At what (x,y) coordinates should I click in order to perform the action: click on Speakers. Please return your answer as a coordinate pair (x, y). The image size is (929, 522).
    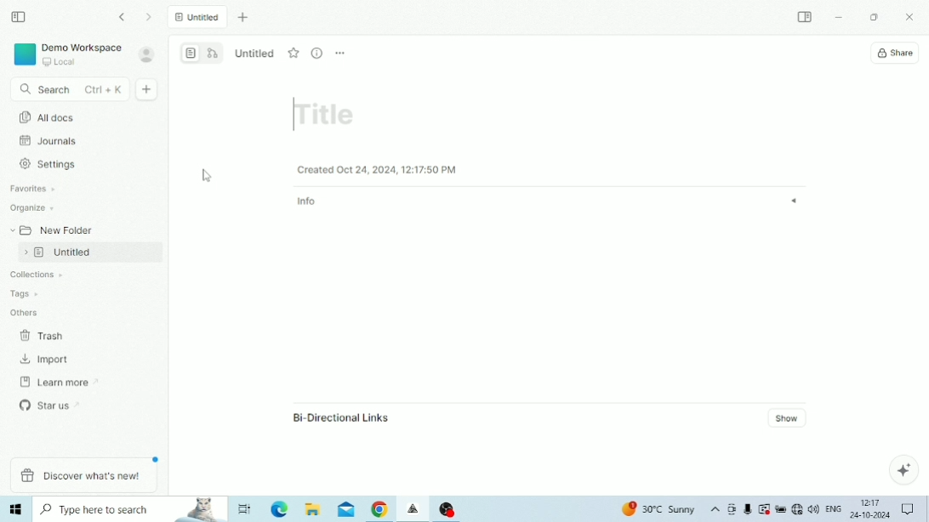
    Looking at the image, I should click on (813, 508).